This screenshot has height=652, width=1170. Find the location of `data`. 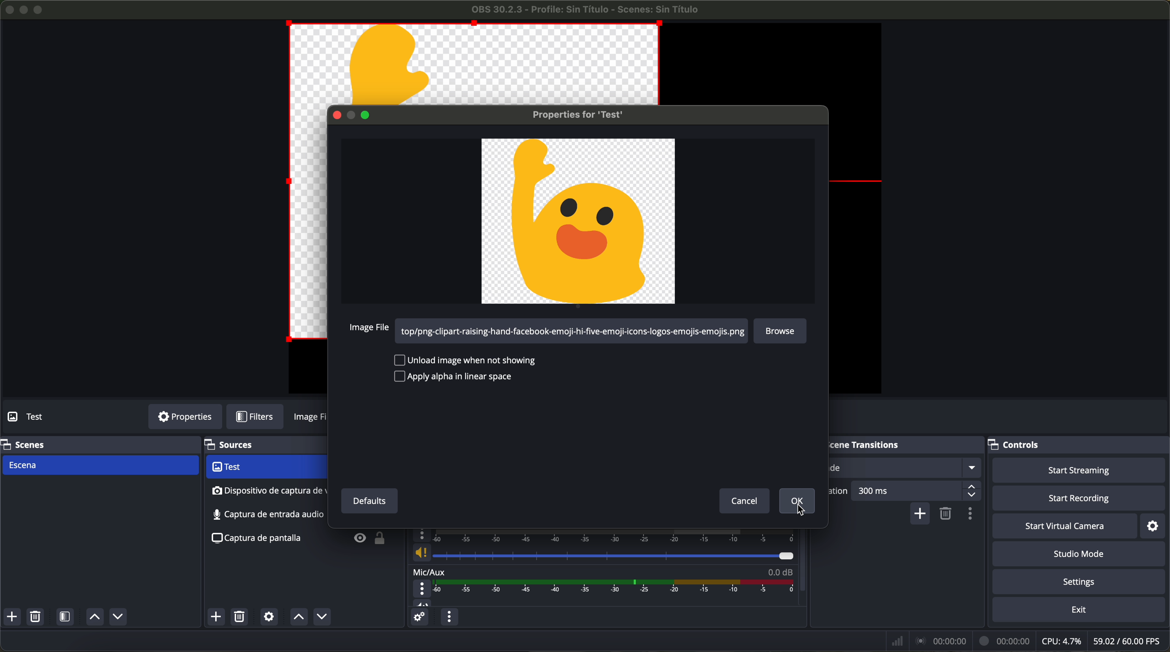

data is located at coordinates (1028, 641).